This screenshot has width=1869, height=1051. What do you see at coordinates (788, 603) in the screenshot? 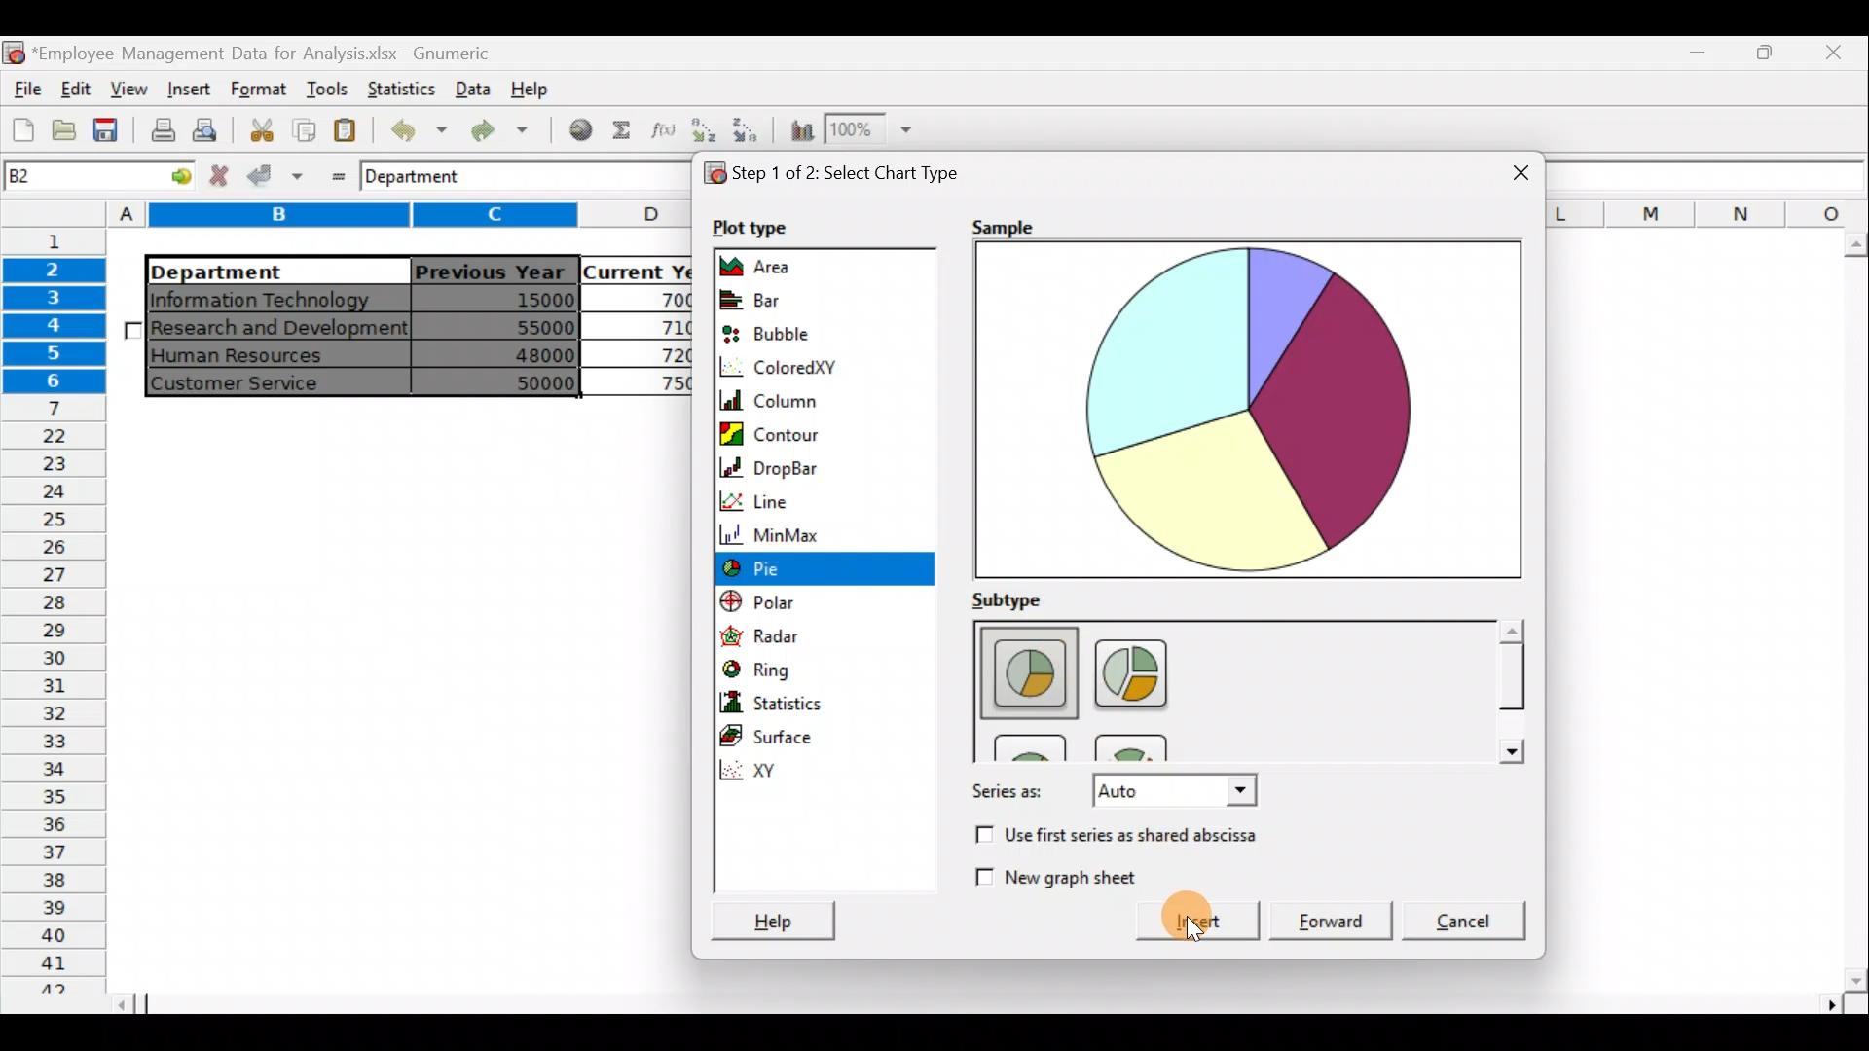
I see `Polar` at bounding box center [788, 603].